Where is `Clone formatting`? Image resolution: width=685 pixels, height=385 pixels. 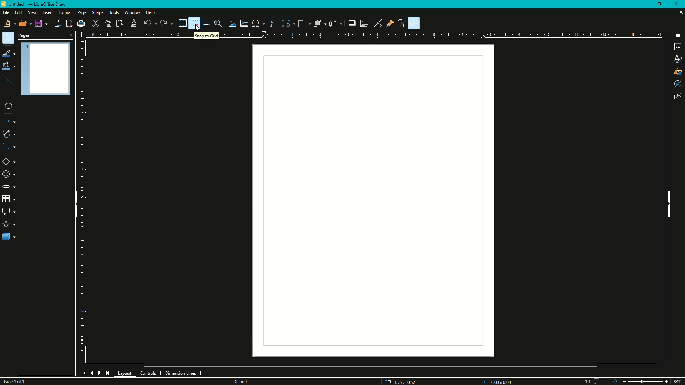 Clone formatting is located at coordinates (134, 23).